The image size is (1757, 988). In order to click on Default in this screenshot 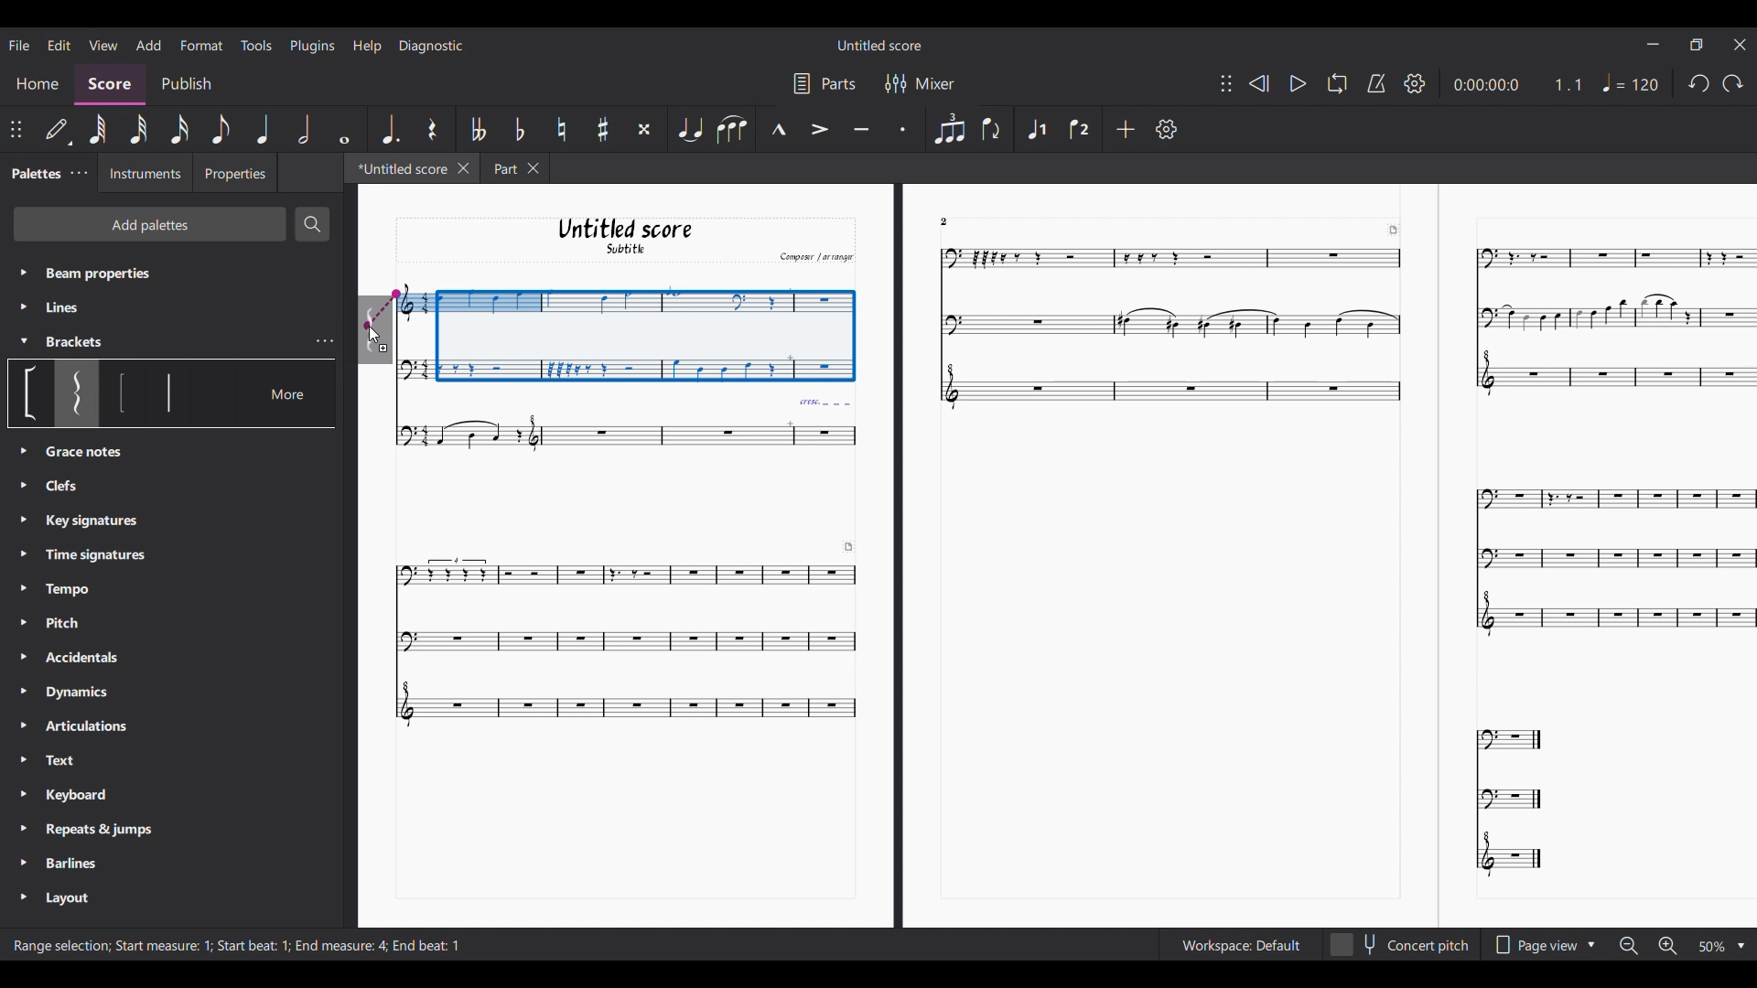, I will do `click(58, 132)`.